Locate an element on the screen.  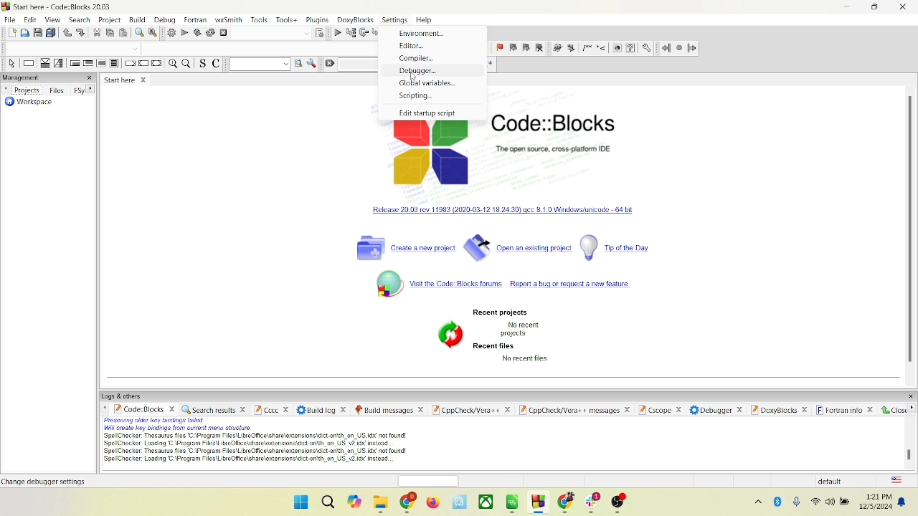
tools is located at coordinates (260, 21).